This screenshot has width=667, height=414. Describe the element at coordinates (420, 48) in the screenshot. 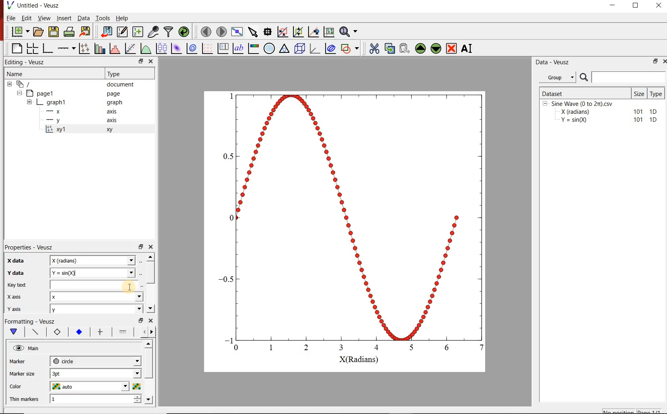

I see `move up` at that location.